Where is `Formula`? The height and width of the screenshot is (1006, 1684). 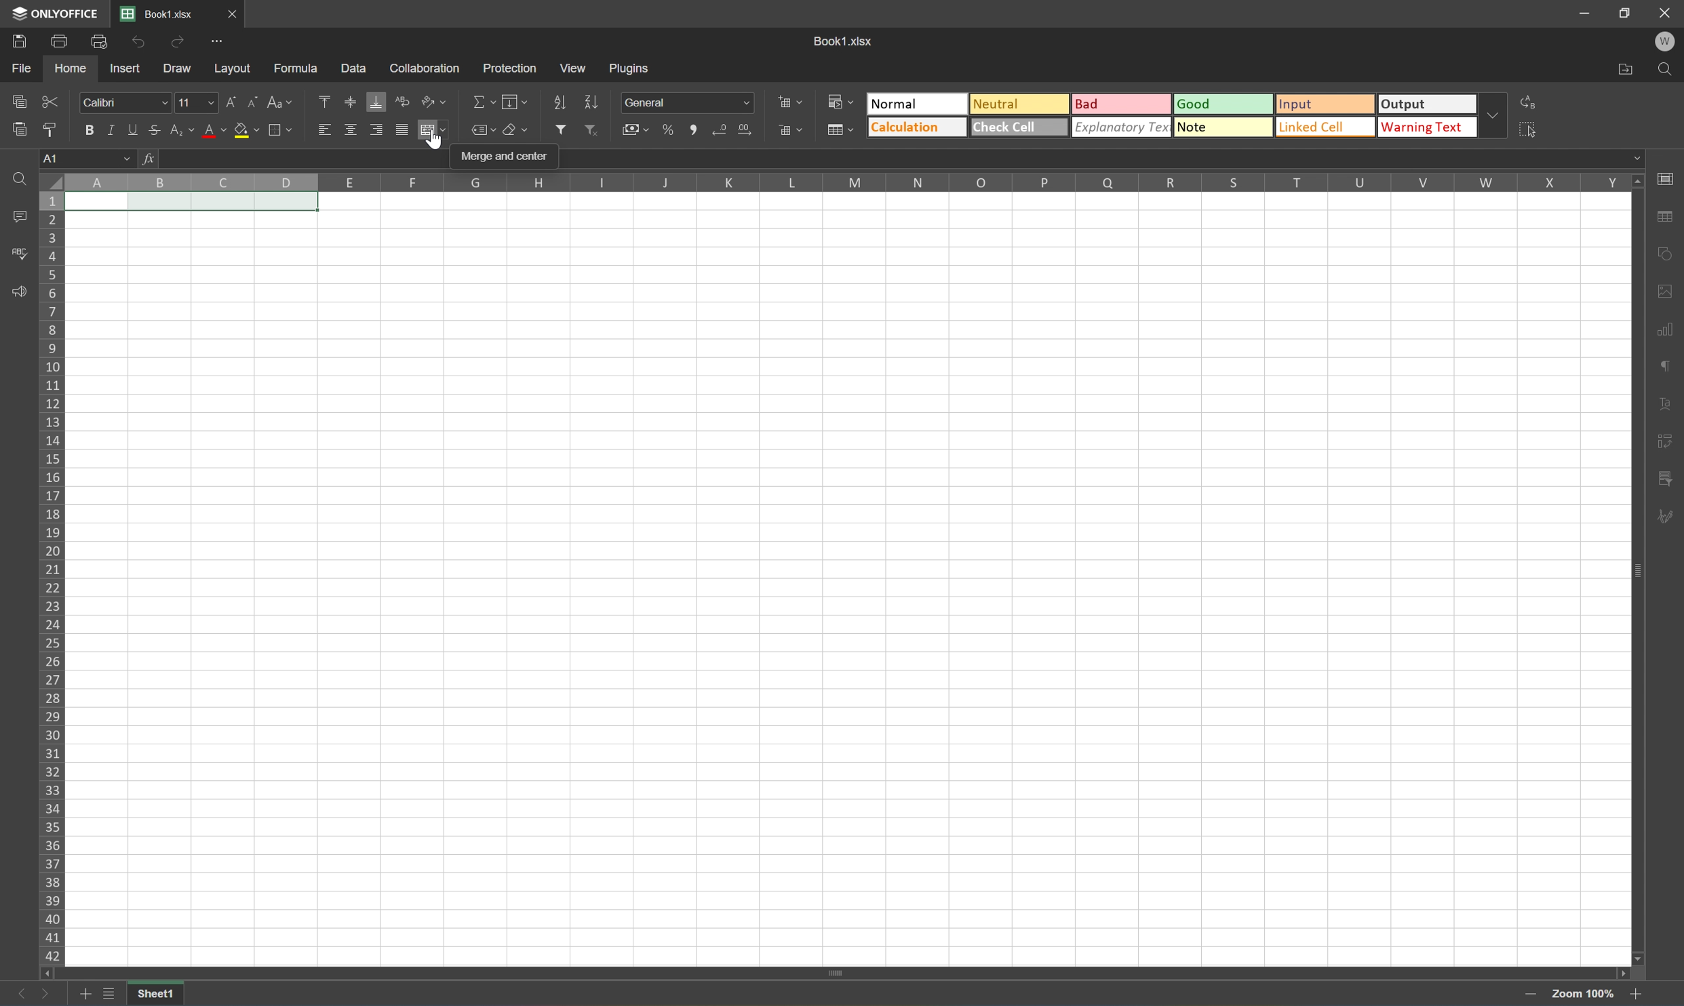 Formula is located at coordinates (300, 67).